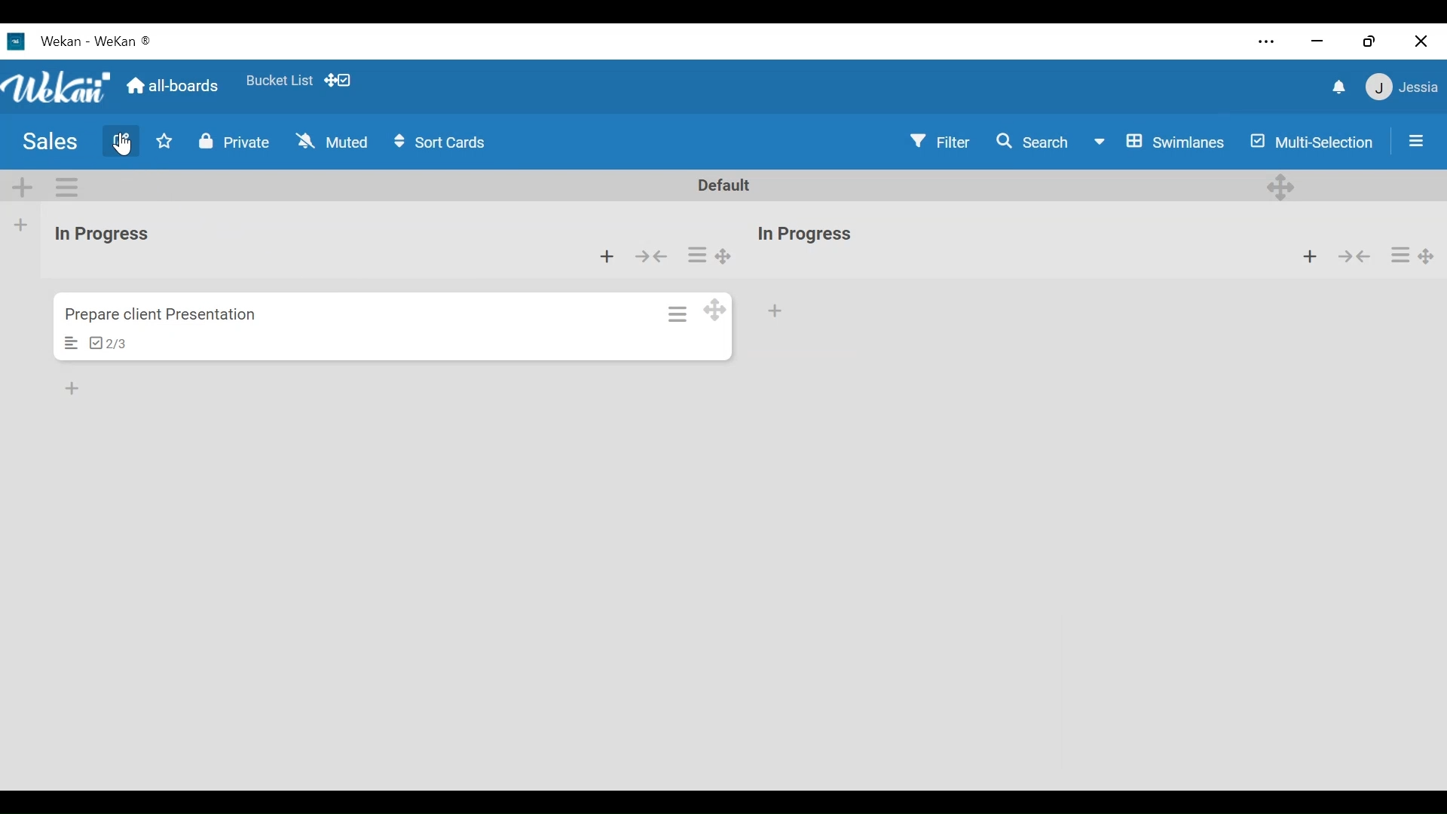 Image resolution: width=1447 pixels, height=814 pixels. Describe the element at coordinates (1414, 141) in the screenshot. I see `Sidebar` at that location.